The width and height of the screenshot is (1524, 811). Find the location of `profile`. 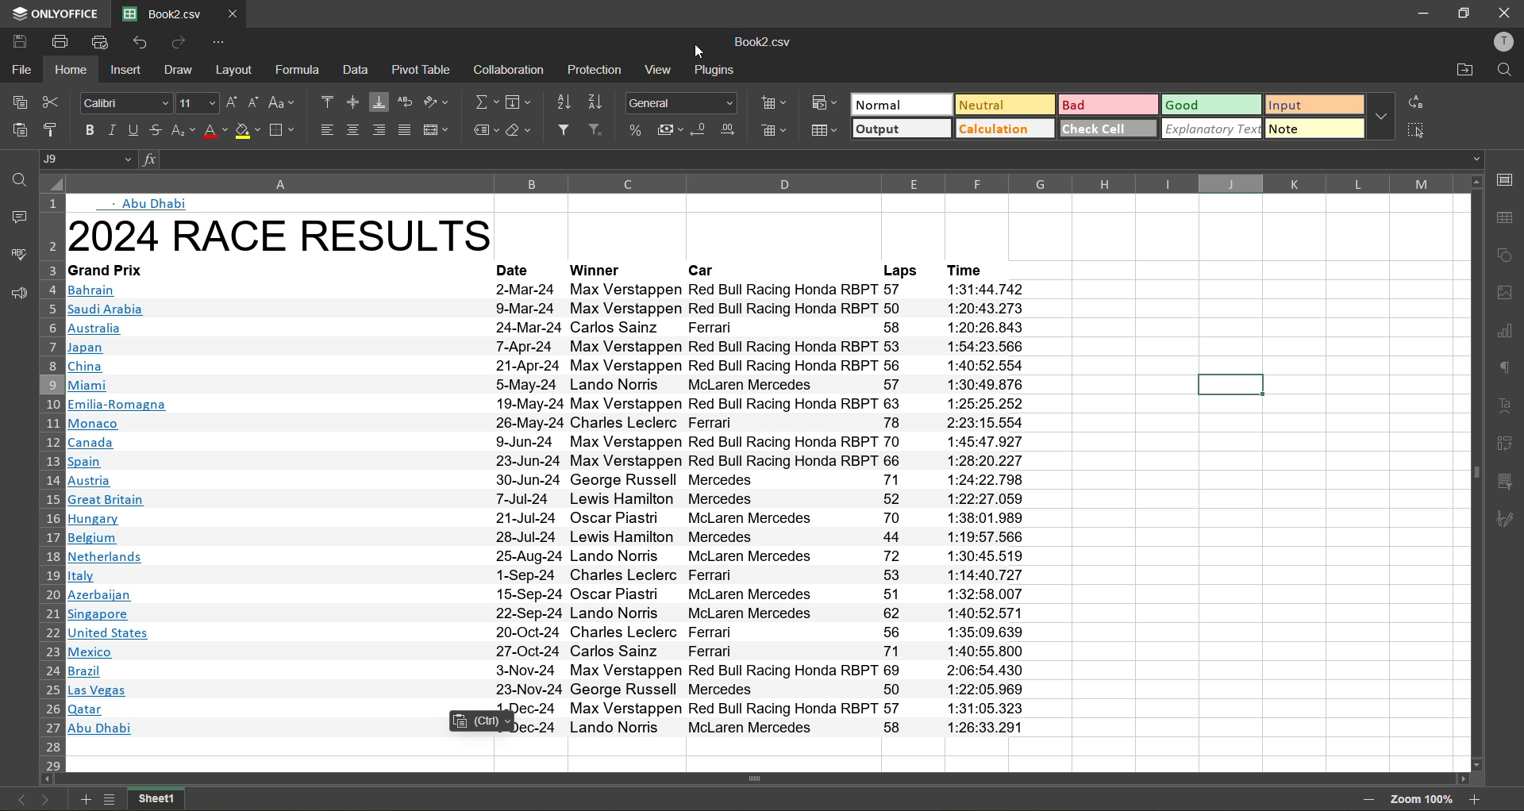

profile is located at coordinates (1503, 40).